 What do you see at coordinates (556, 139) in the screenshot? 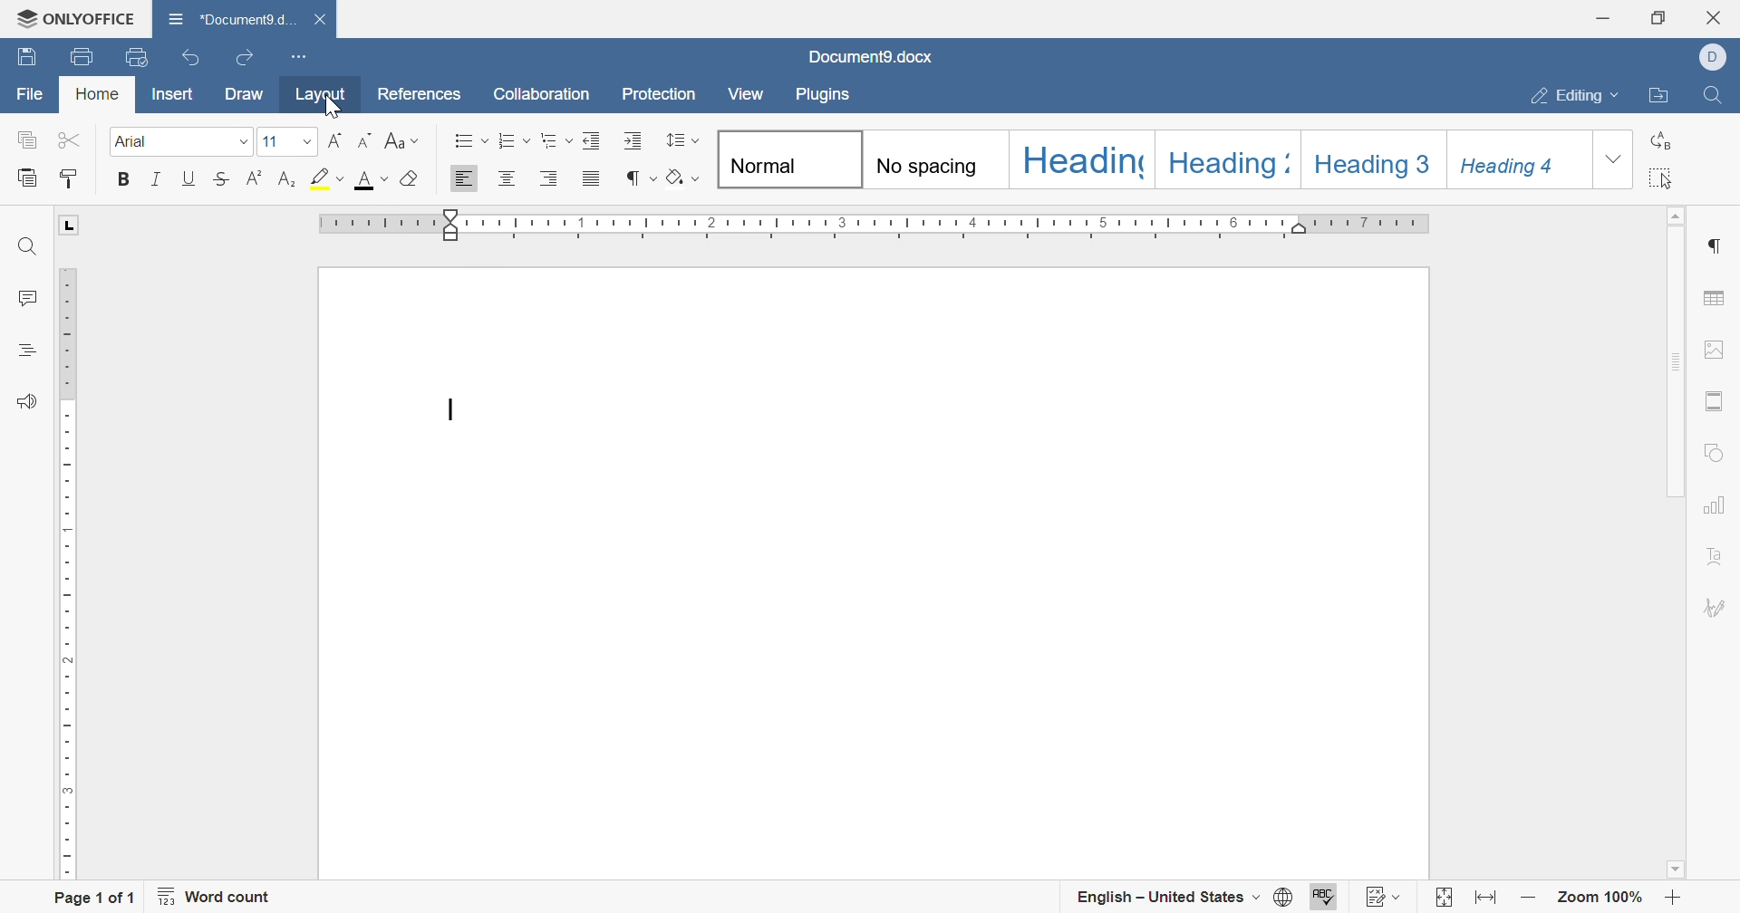
I see `multilevel list` at bounding box center [556, 139].